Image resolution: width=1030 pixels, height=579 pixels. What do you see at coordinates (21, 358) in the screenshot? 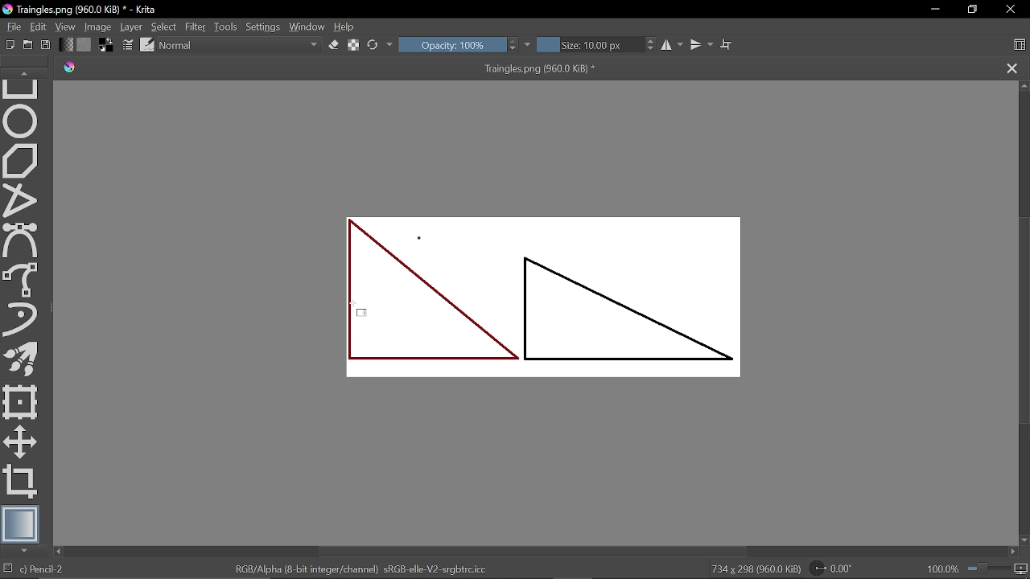
I see `Multibrush tool` at bounding box center [21, 358].